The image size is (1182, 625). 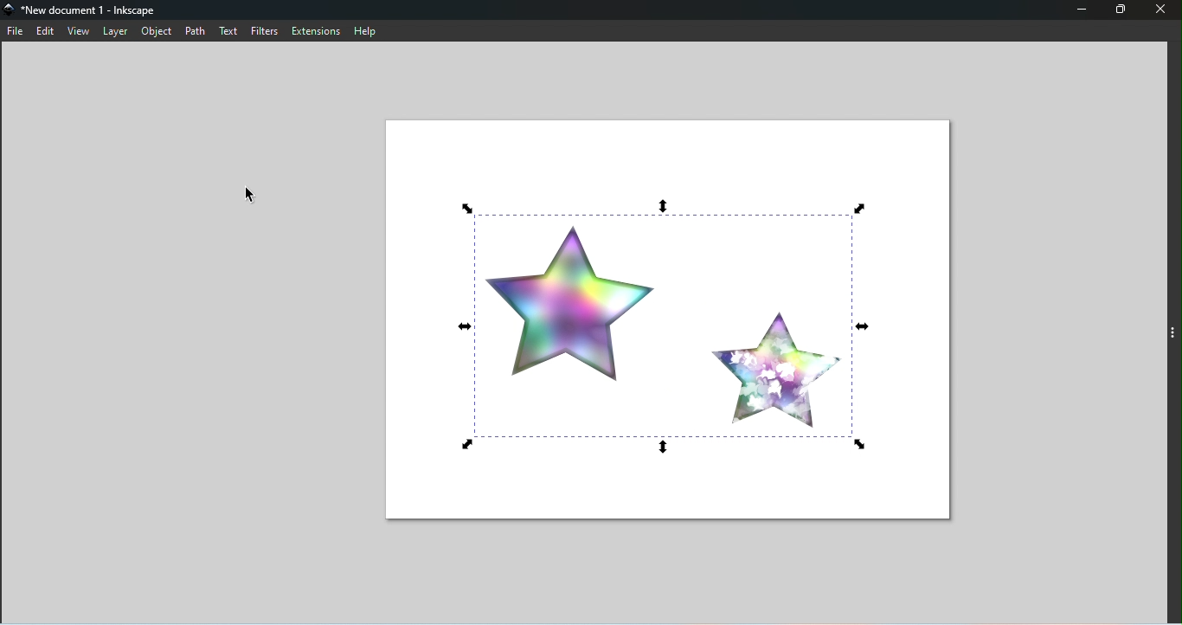 I want to click on Edit, so click(x=47, y=30).